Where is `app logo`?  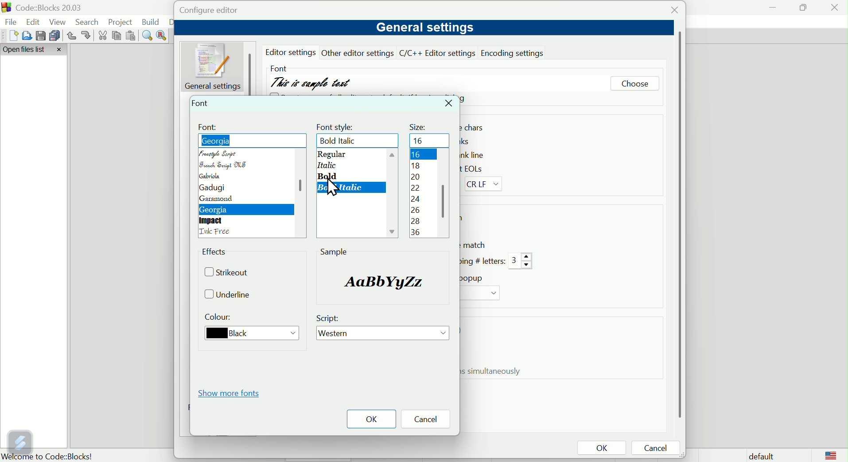
app logo is located at coordinates (5, 8).